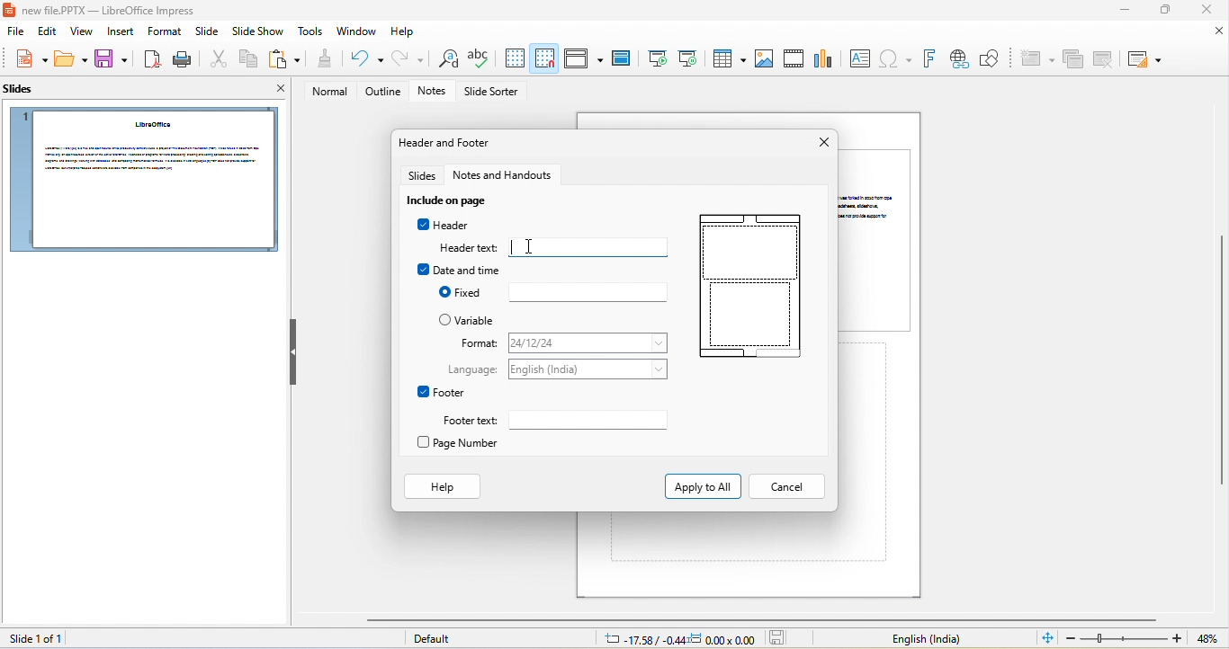  What do you see at coordinates (312, 32) in the screenshot?
I see `tools` at bounding box center [312, 32].